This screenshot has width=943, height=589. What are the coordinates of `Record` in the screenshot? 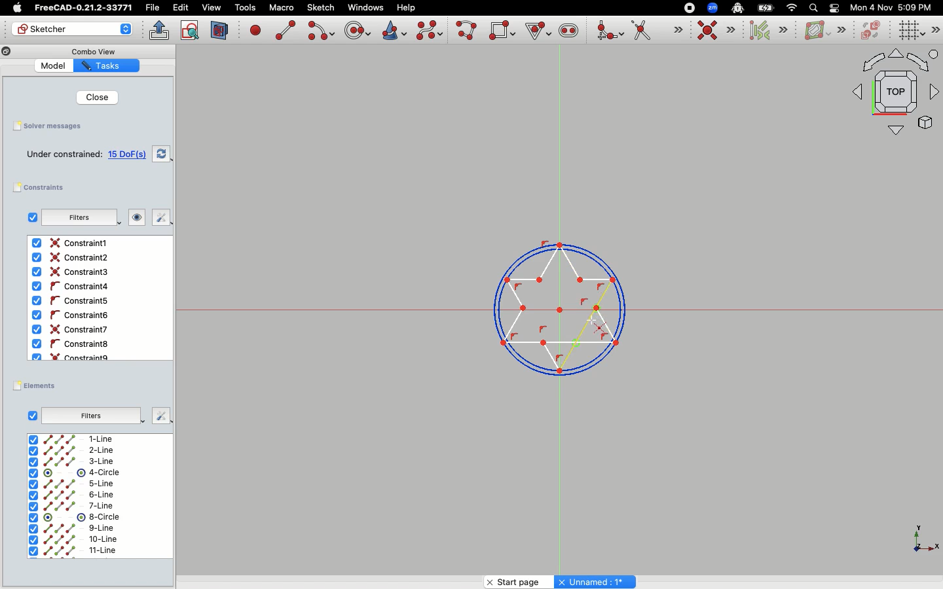 It's located at (686, 7).